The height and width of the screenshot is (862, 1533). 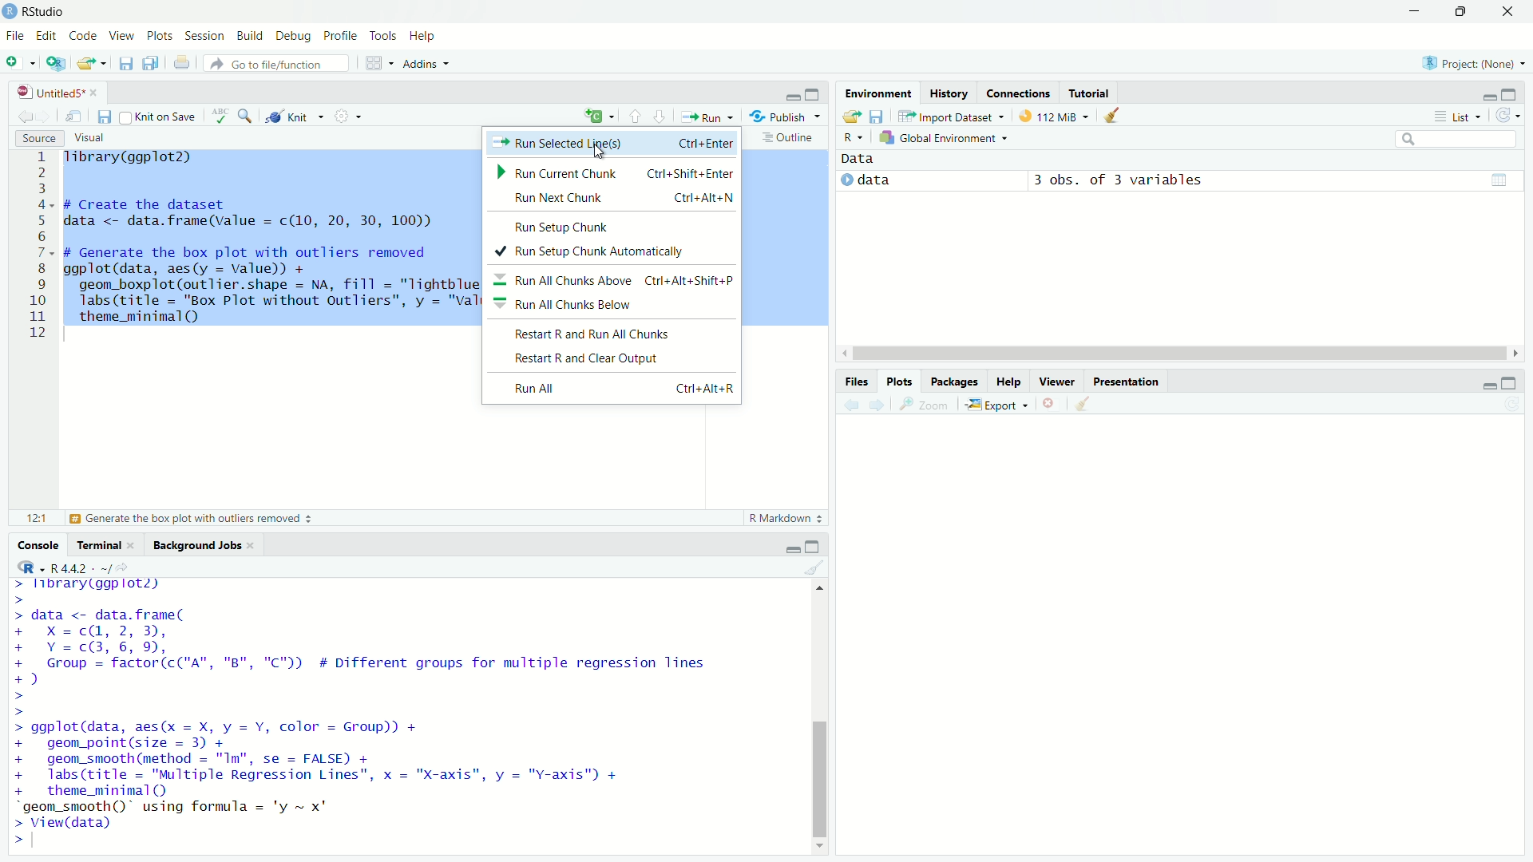 I want to click on » RunCurrent Chunk ~~ Ctrl+Shift+Enter, so click(x=613, y=174).